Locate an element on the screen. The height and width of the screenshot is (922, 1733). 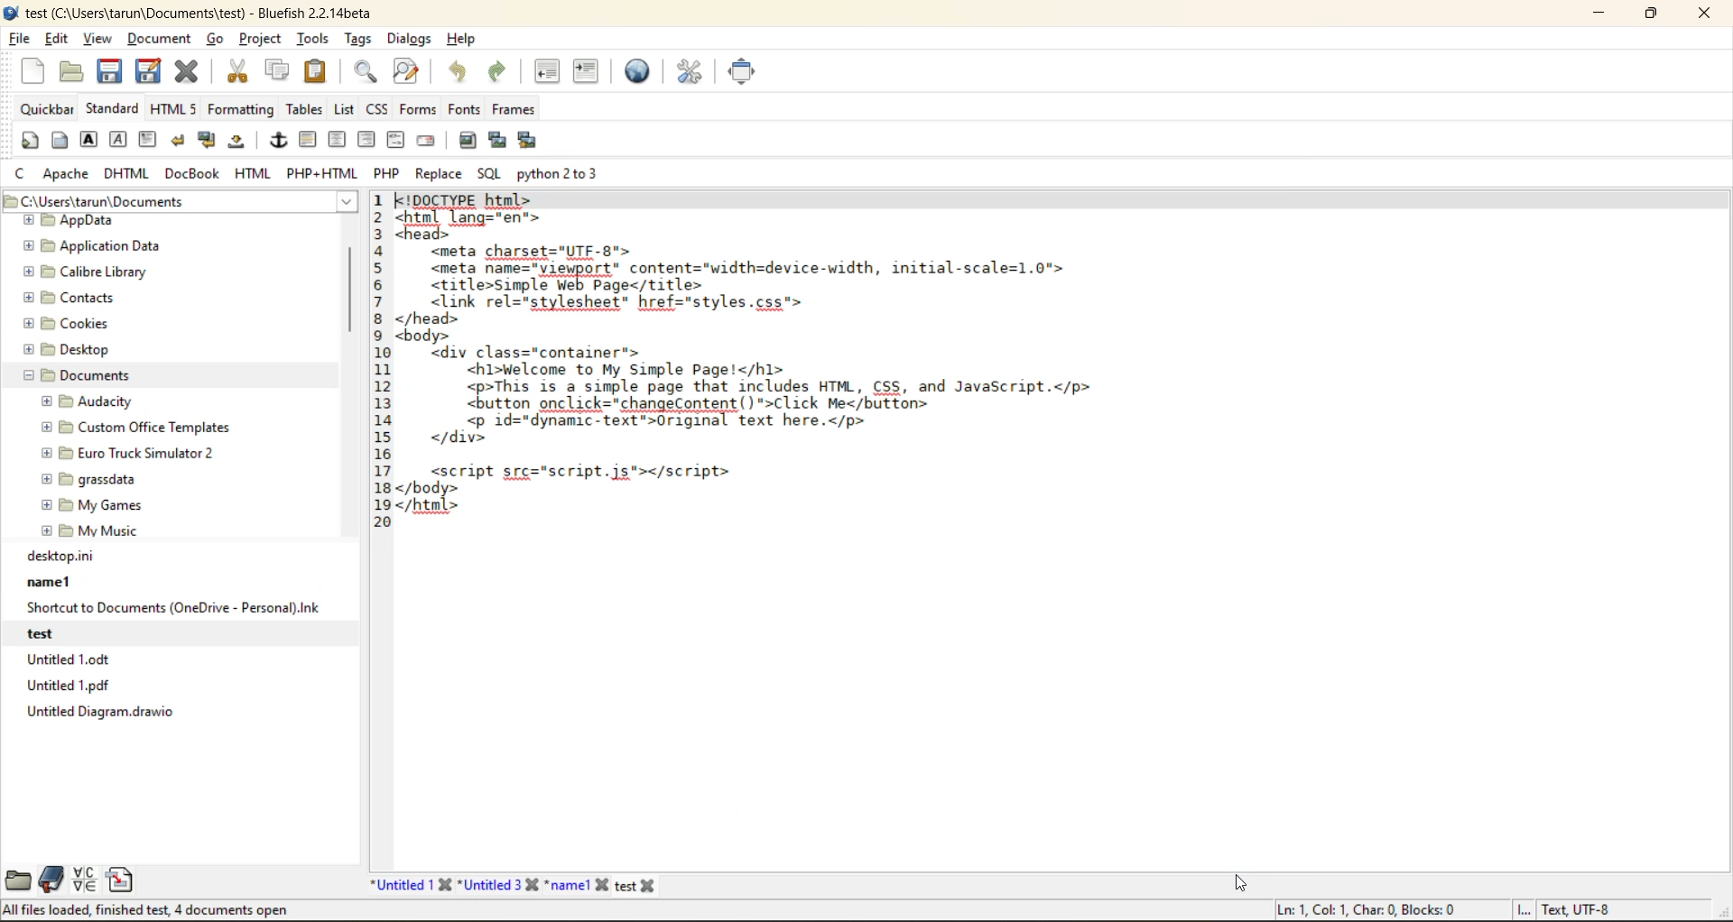
formatting is located at coordinates (242, 109).